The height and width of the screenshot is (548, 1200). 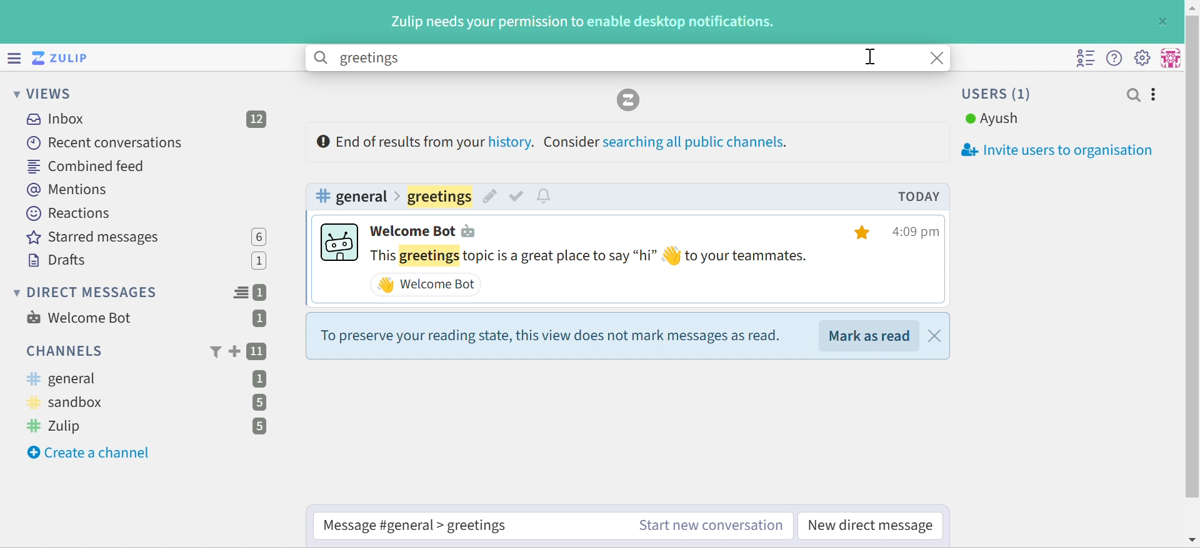 I want to click on Personal menu, so click(x=1172, y=57).